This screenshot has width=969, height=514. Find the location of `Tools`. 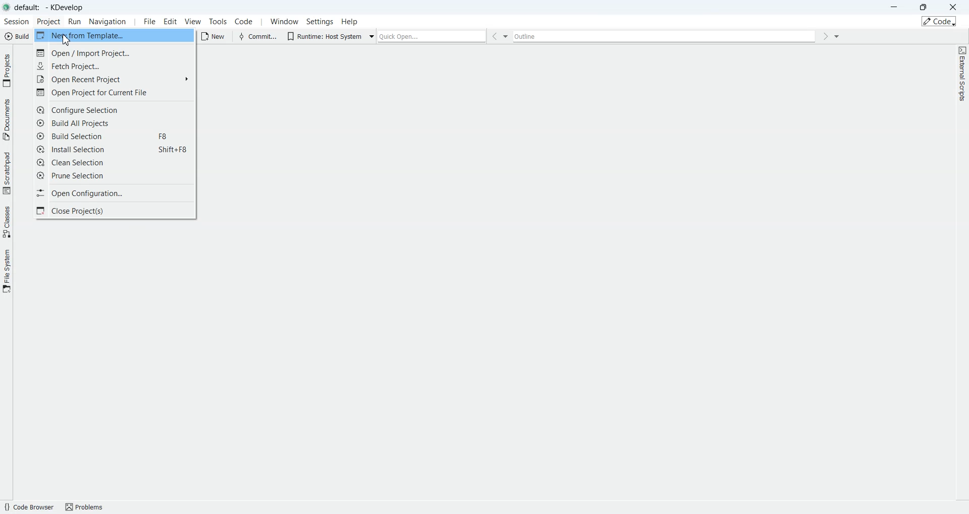

Tools is located at coordinates (217, 22).